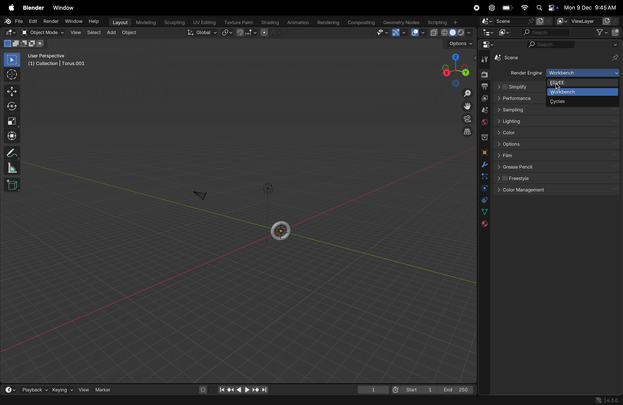  Describe the element at coordinates (13, 21) in the screenshot. I see `File` at that location.